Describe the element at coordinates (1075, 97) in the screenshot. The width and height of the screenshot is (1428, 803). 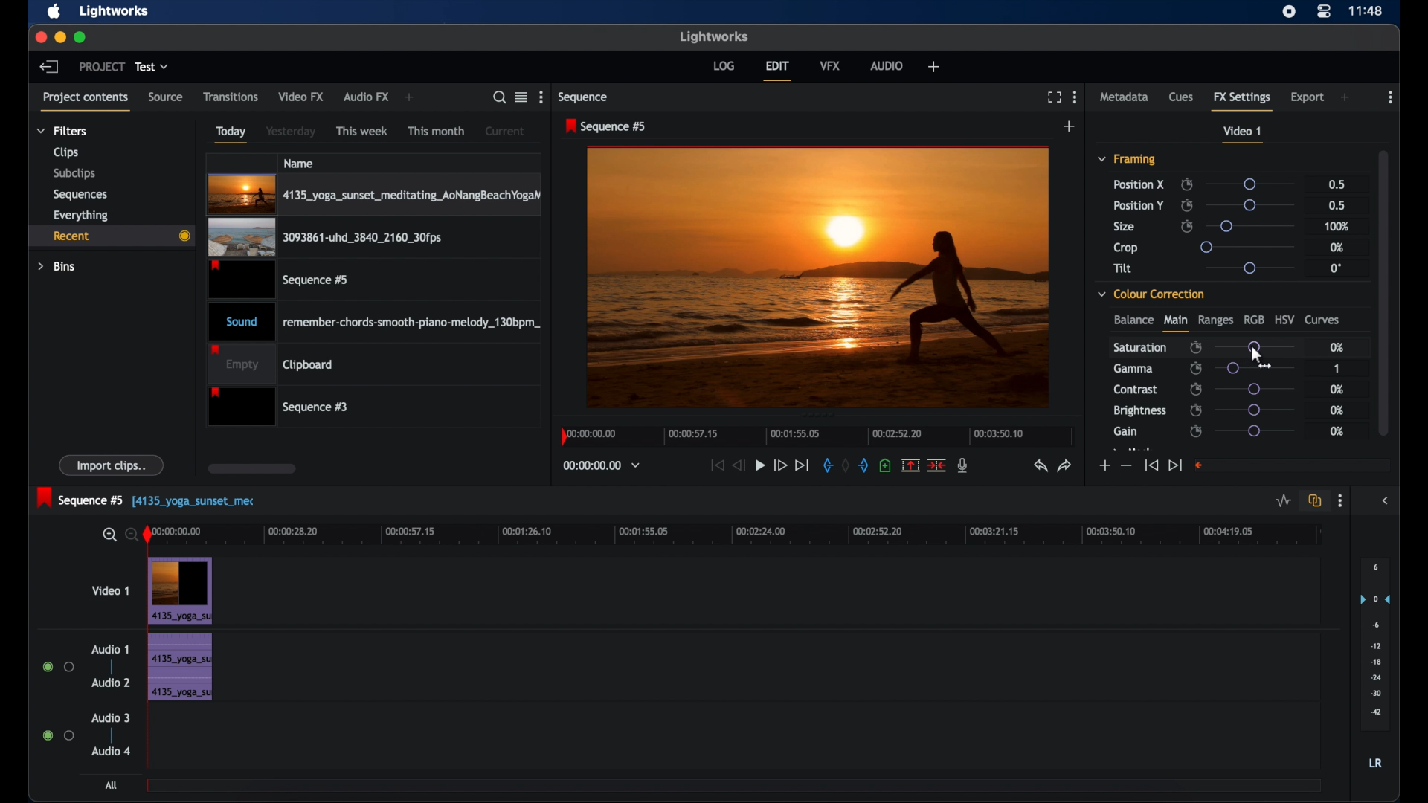
I see `more options` at that location.